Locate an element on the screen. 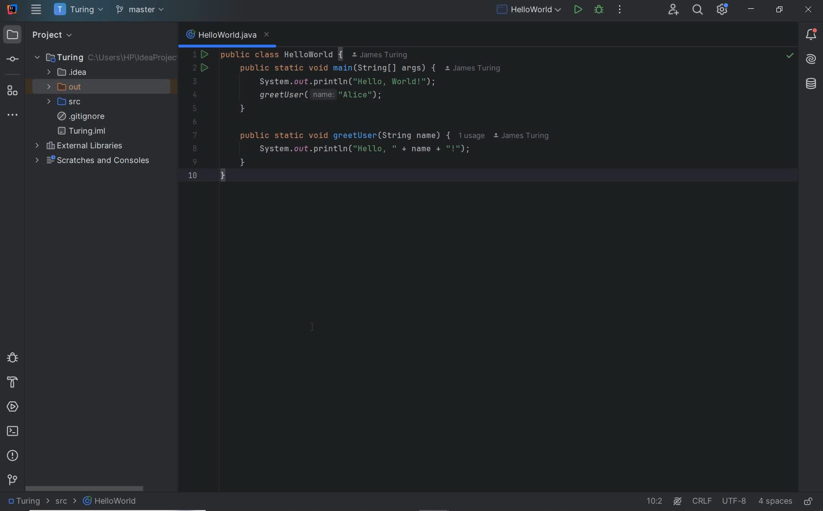 The width and height of the screenshot is (823, 511). out is located at coordinates (68, 87).